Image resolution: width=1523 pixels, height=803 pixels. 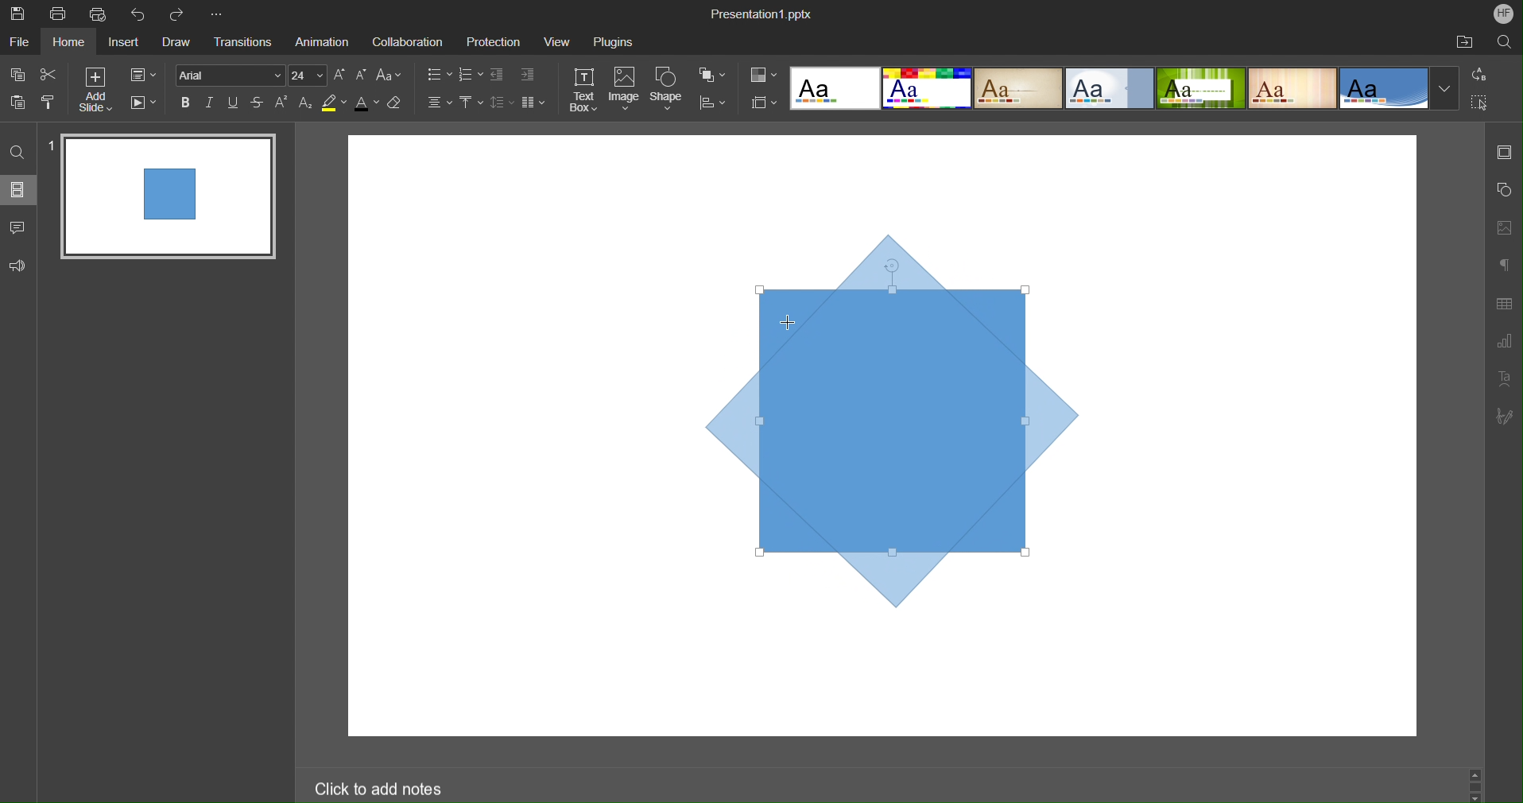 What do you see at coordinates (94, 90) in the screenshot?
I see `Add Slide` at bounding box center [94, 90].